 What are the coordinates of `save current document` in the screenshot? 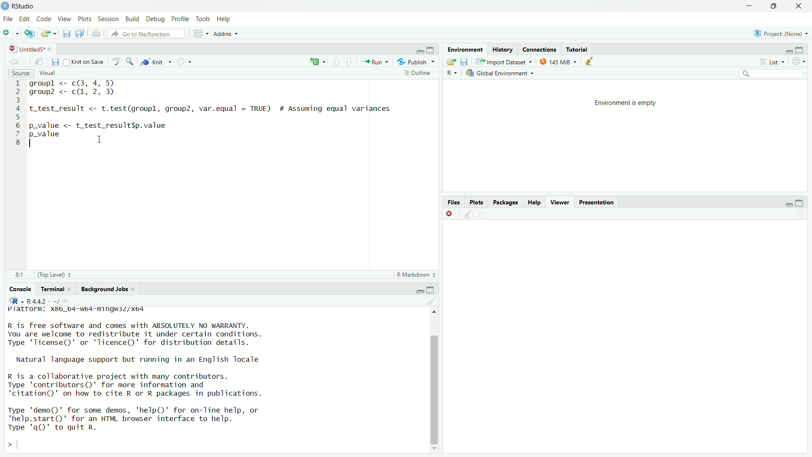 It's located at (67, 33).